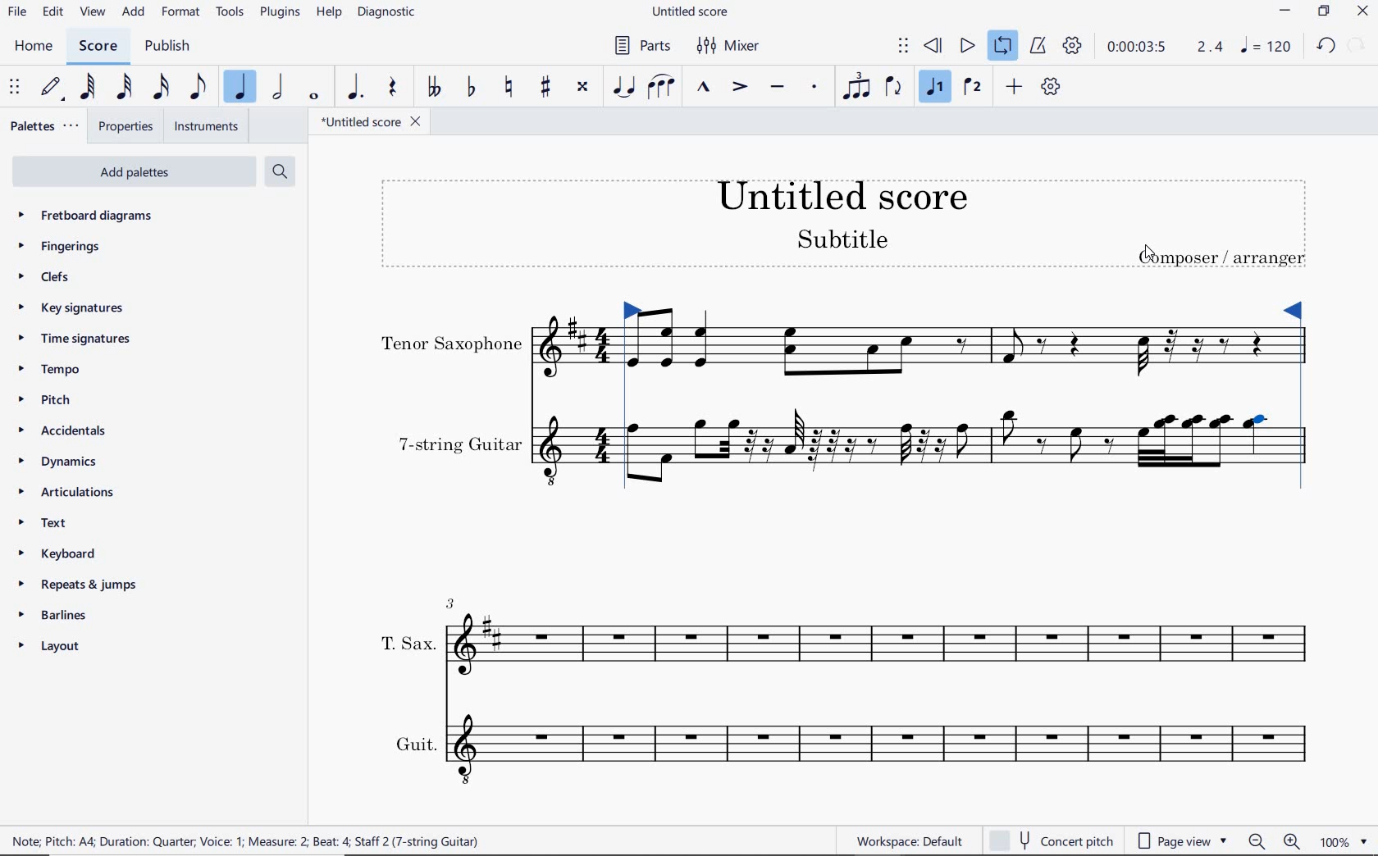 The image size is (1378, 856). Describe the element at coordinates (87, 215) in the screenshot. I see `FRETBOARD DIAGRAMS` at that location.